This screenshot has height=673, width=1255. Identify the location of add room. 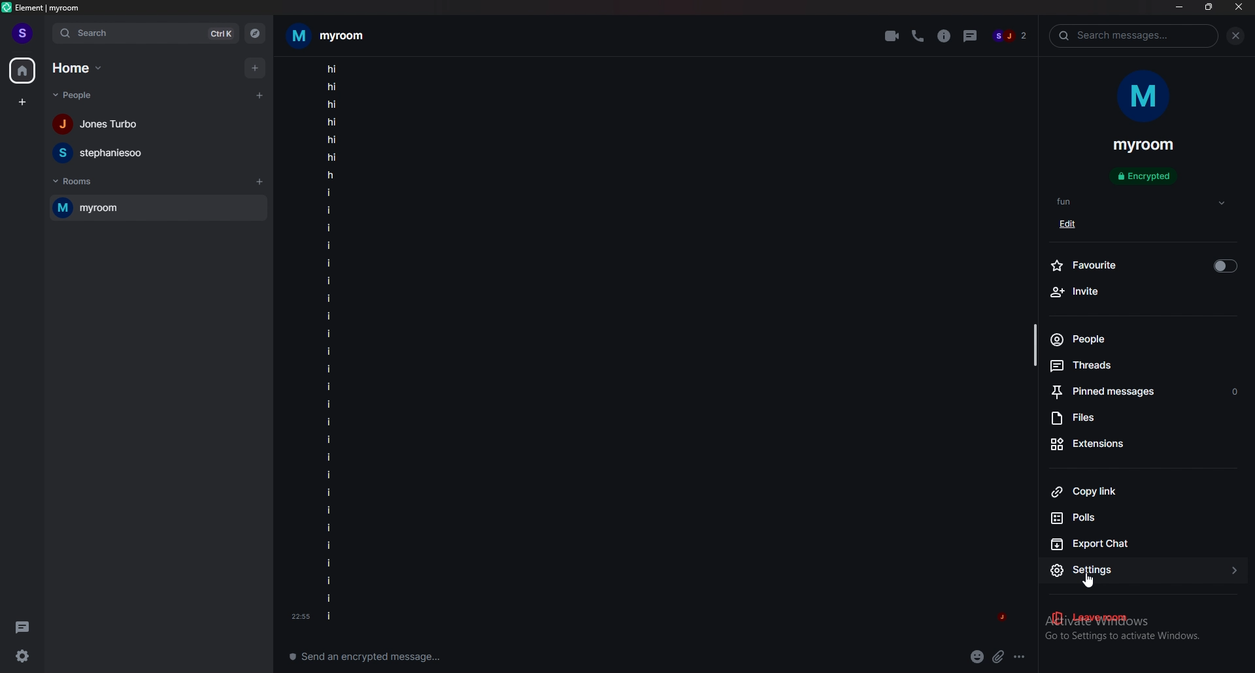
(260, 182).